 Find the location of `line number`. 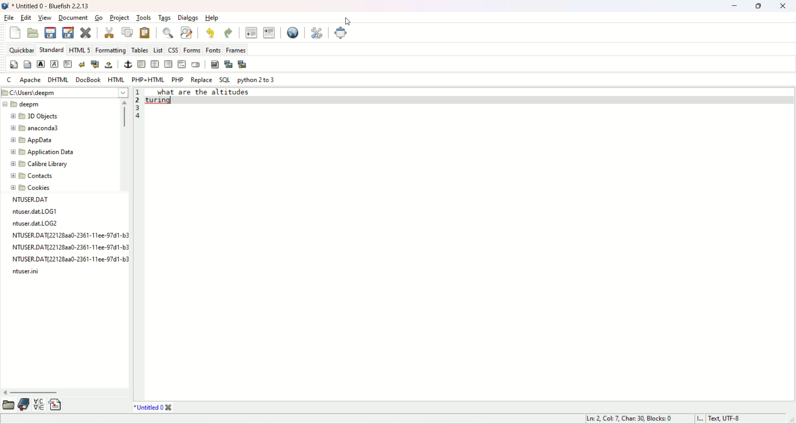

line number is located at coordinates (139, 100).